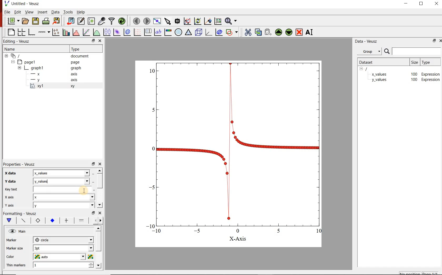 The width and height of the screenshot is (442, 275). I want to click on plot vector field, so click(137, 32).